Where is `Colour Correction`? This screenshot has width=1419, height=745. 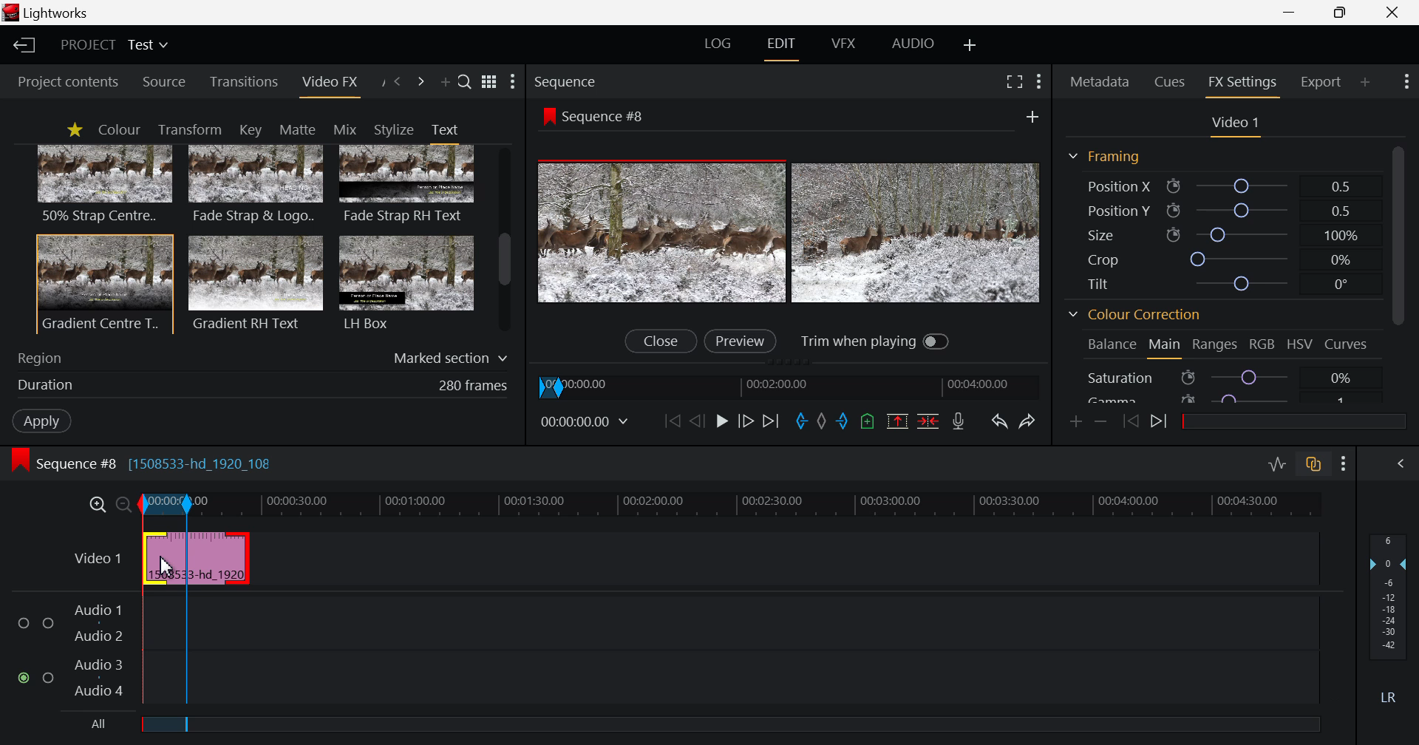 Colour Correction is located at coordinates (1140, 317).